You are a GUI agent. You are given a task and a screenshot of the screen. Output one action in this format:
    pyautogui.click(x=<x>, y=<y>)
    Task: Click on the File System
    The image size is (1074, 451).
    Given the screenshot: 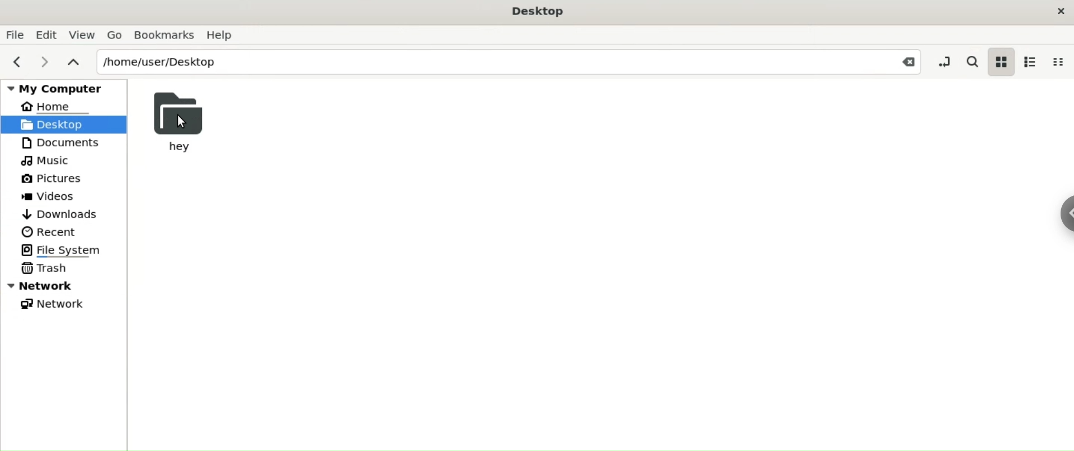 What is the action you would take?
    pyautogui.click(x=60, y=250)
    